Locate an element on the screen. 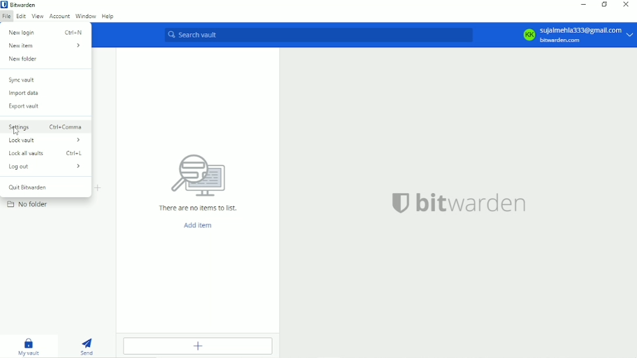 The width and height of the screenshot is (637, 358). Sync vault is located at coordinates (21, 80).